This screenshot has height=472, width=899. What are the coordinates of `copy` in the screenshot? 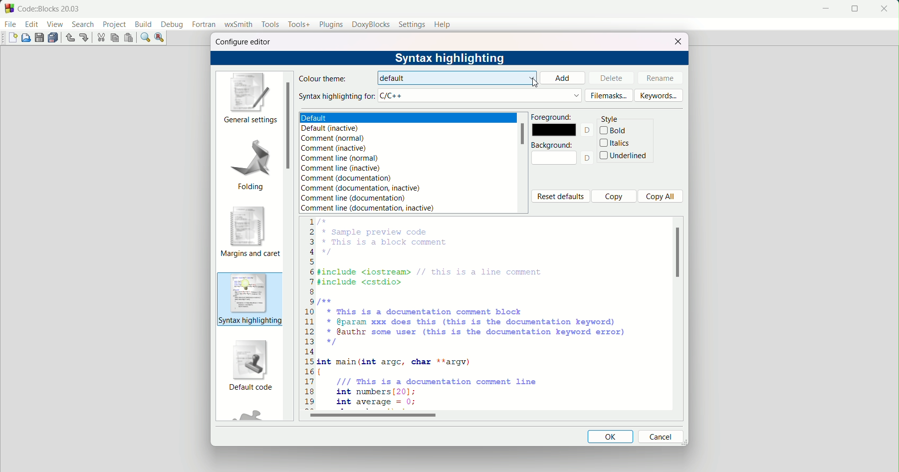 It's located at (612, 196).